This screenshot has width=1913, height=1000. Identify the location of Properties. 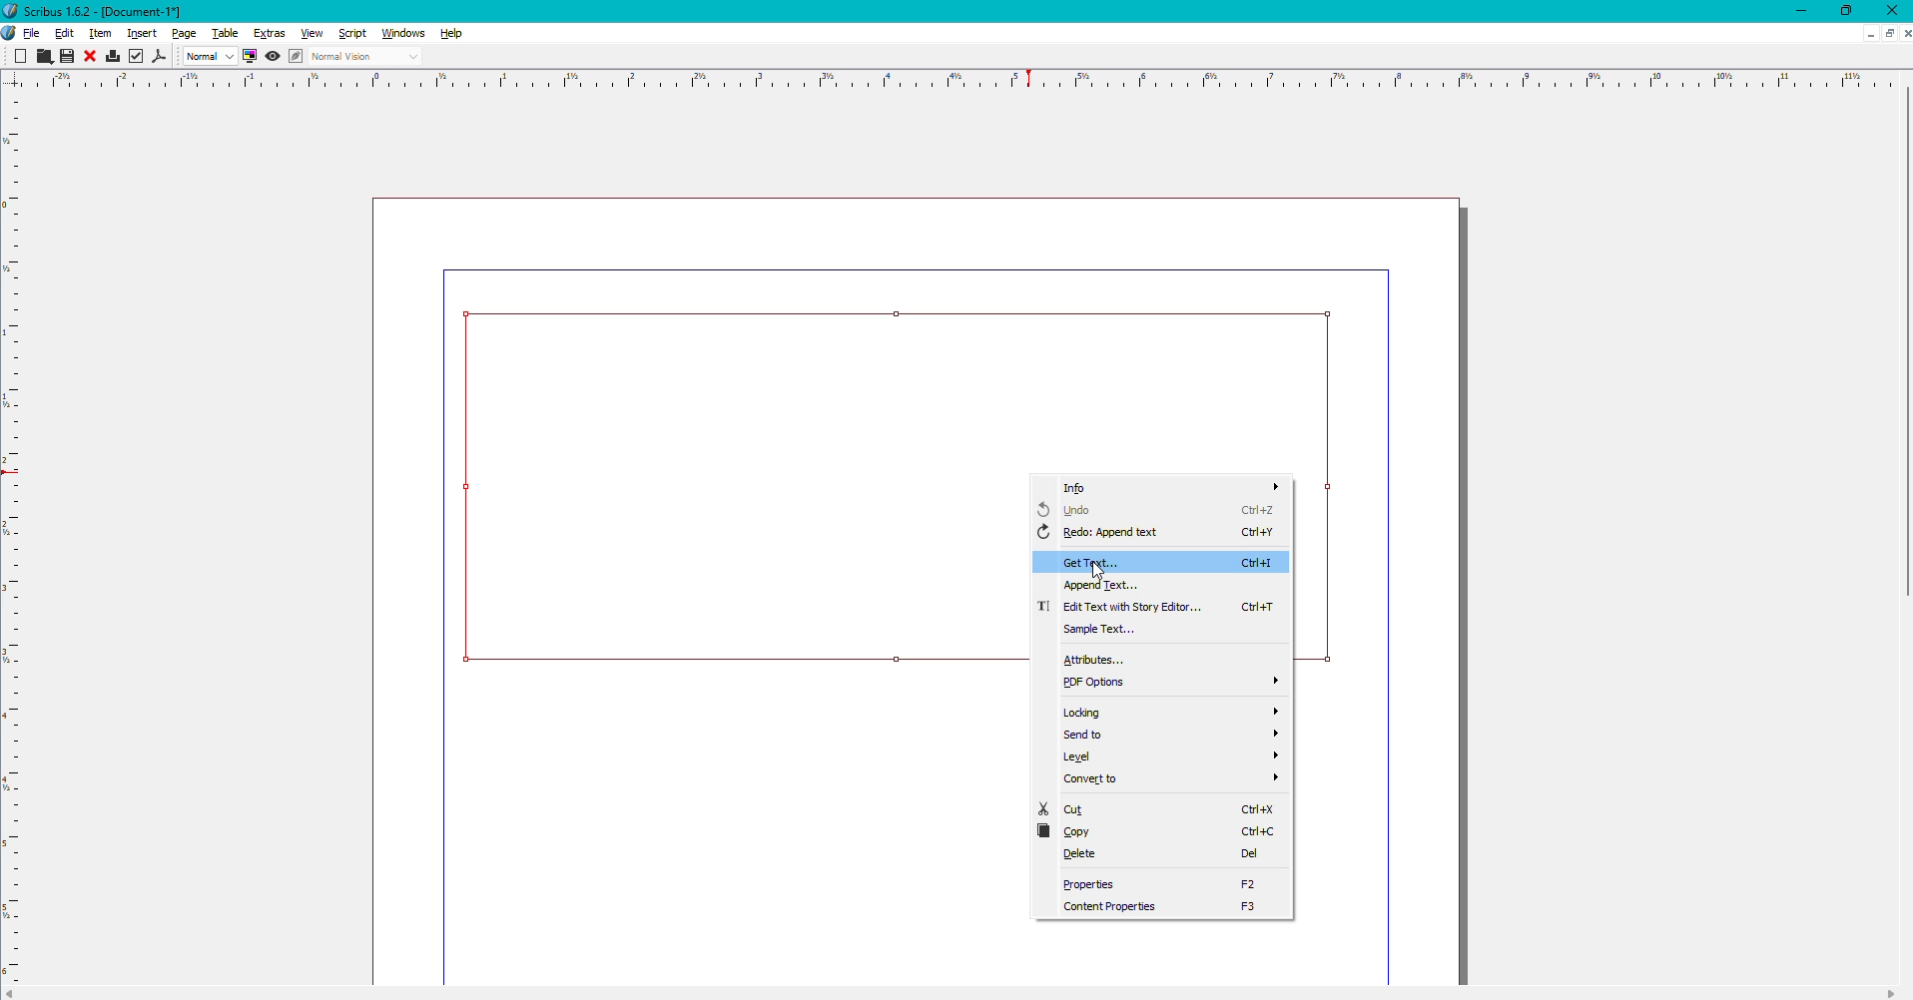
(1161, 883).